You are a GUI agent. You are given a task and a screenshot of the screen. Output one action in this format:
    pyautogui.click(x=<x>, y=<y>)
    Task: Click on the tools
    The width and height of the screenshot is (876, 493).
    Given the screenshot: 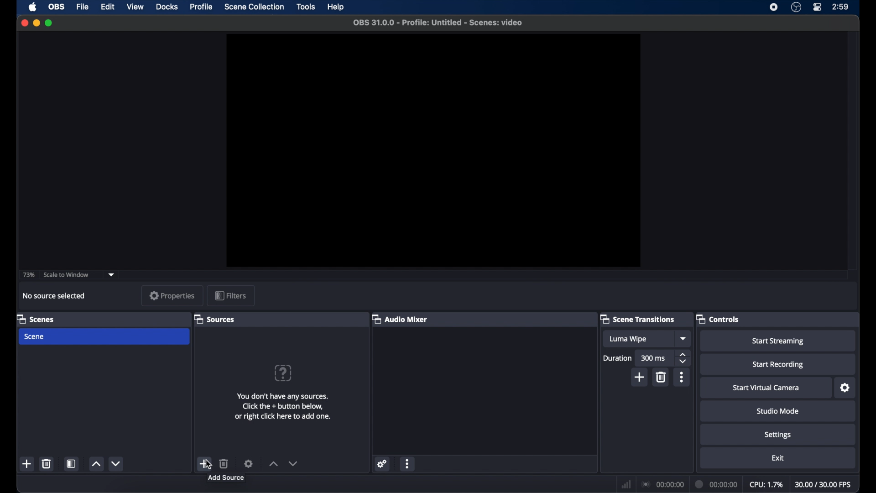 What is the action you would take?
    pyautogui.click(x=306, y=7)
    